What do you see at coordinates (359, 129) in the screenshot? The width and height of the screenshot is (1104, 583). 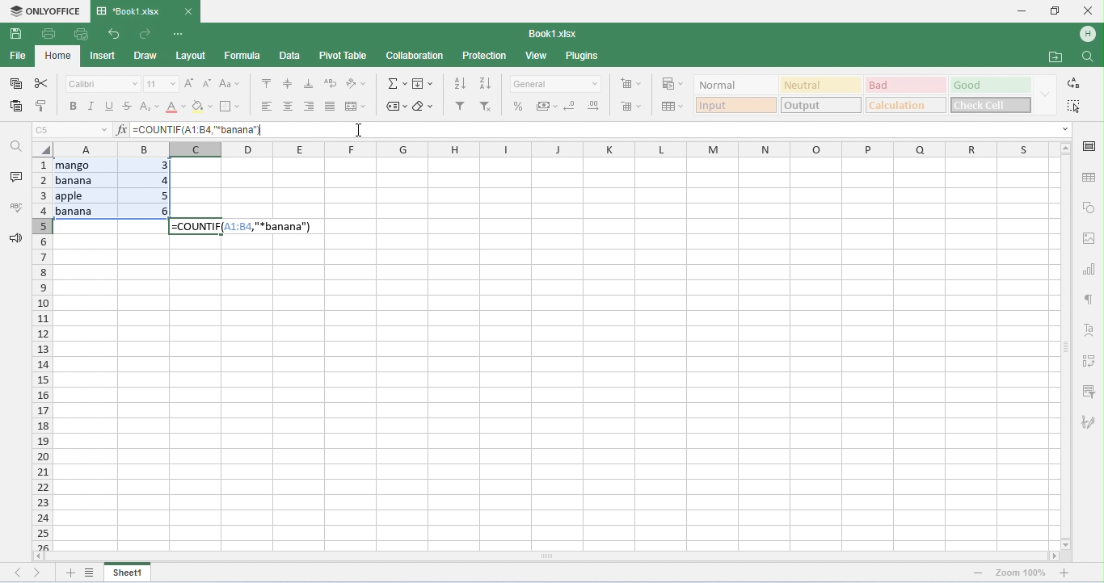 I see `cursor` at bounding box center [359, 129].